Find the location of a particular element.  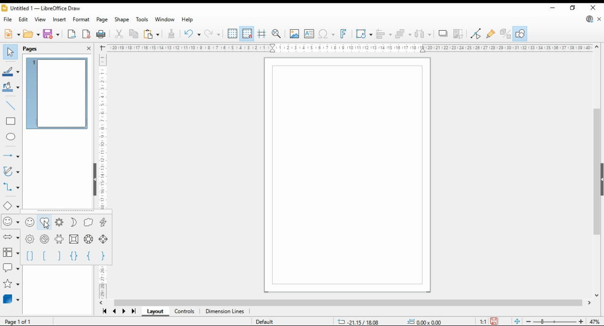

view is located at coordinates (41, 19).